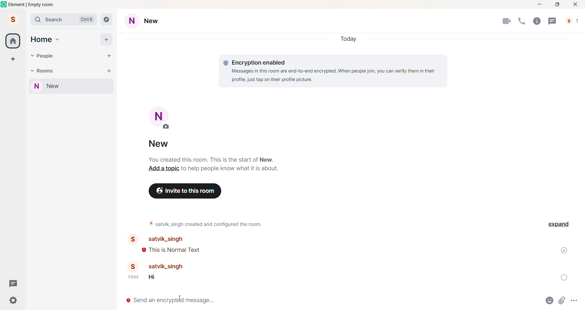 The width and height of the screenshot is (585, 310). Describe the element at coordinates (506, 22) in the screenshot. I see `Video Call` at that location.